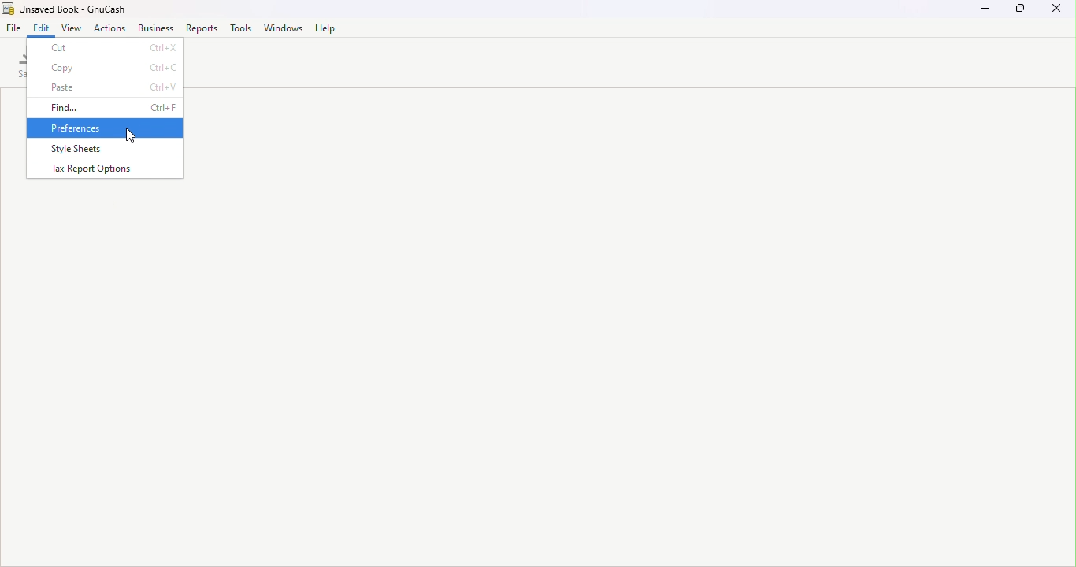  I want to click on Copy, so click(105, 66).